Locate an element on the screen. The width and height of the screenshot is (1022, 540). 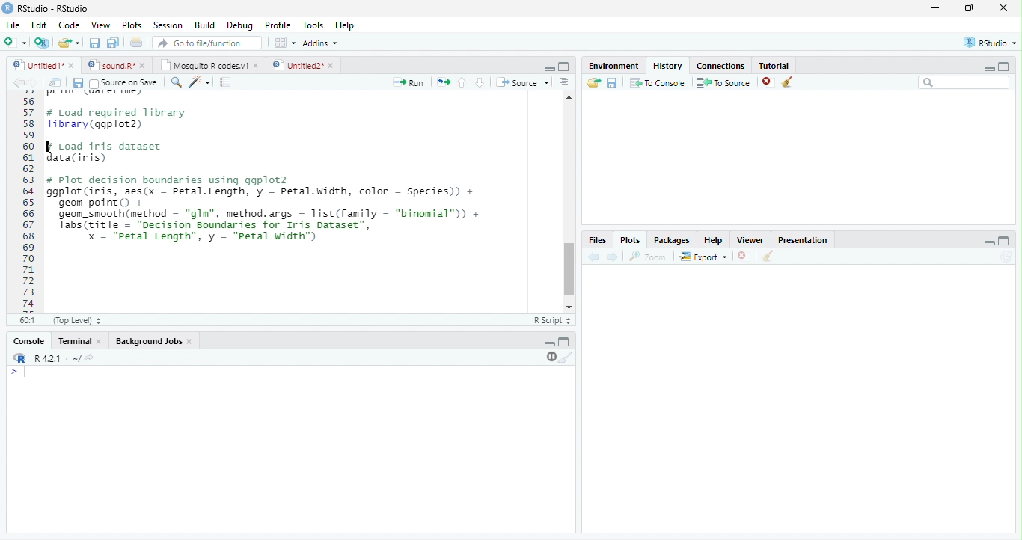
RStudio is located at coordinates (991, 43).